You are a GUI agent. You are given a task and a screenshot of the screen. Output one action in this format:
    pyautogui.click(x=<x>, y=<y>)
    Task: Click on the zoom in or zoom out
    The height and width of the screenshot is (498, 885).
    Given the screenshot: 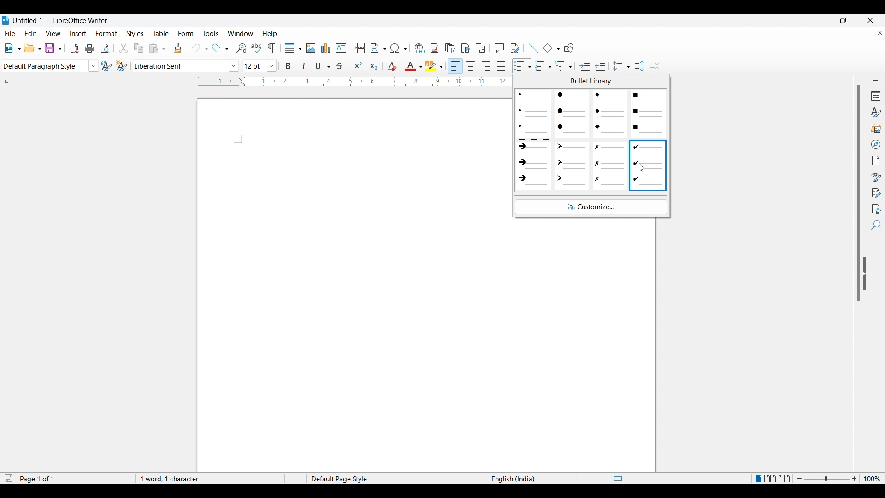 What is the action you would take?
    pyautogui.click(x=828, y=479)
    